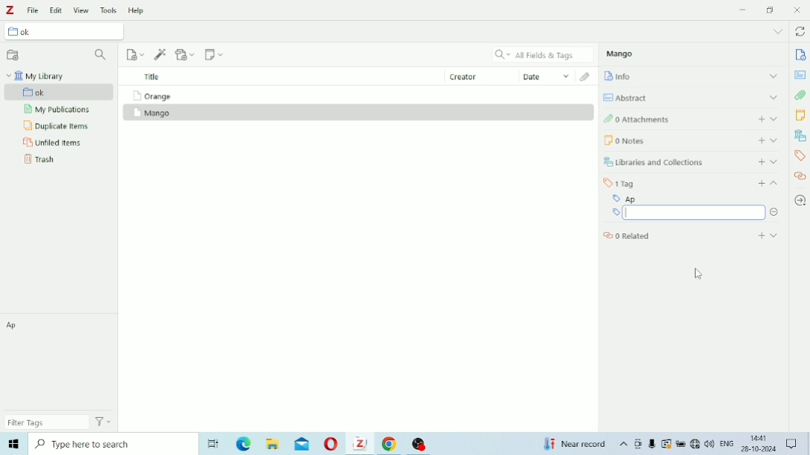  What do you see at coordinates (113, 444) in the screenshot?
I see `Type here to search` at bounding box center [113, 444].